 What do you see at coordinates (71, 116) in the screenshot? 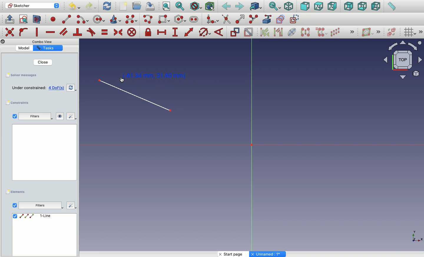
I see `Edit` at bounding box center [71, 116].